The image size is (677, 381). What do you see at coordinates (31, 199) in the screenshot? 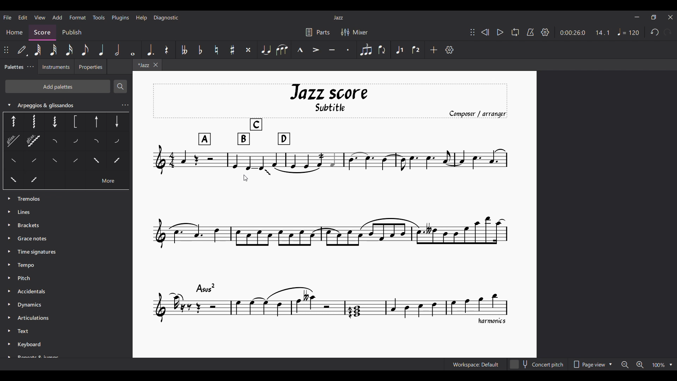
I see `Palette options` at bounding box center [31, 199].